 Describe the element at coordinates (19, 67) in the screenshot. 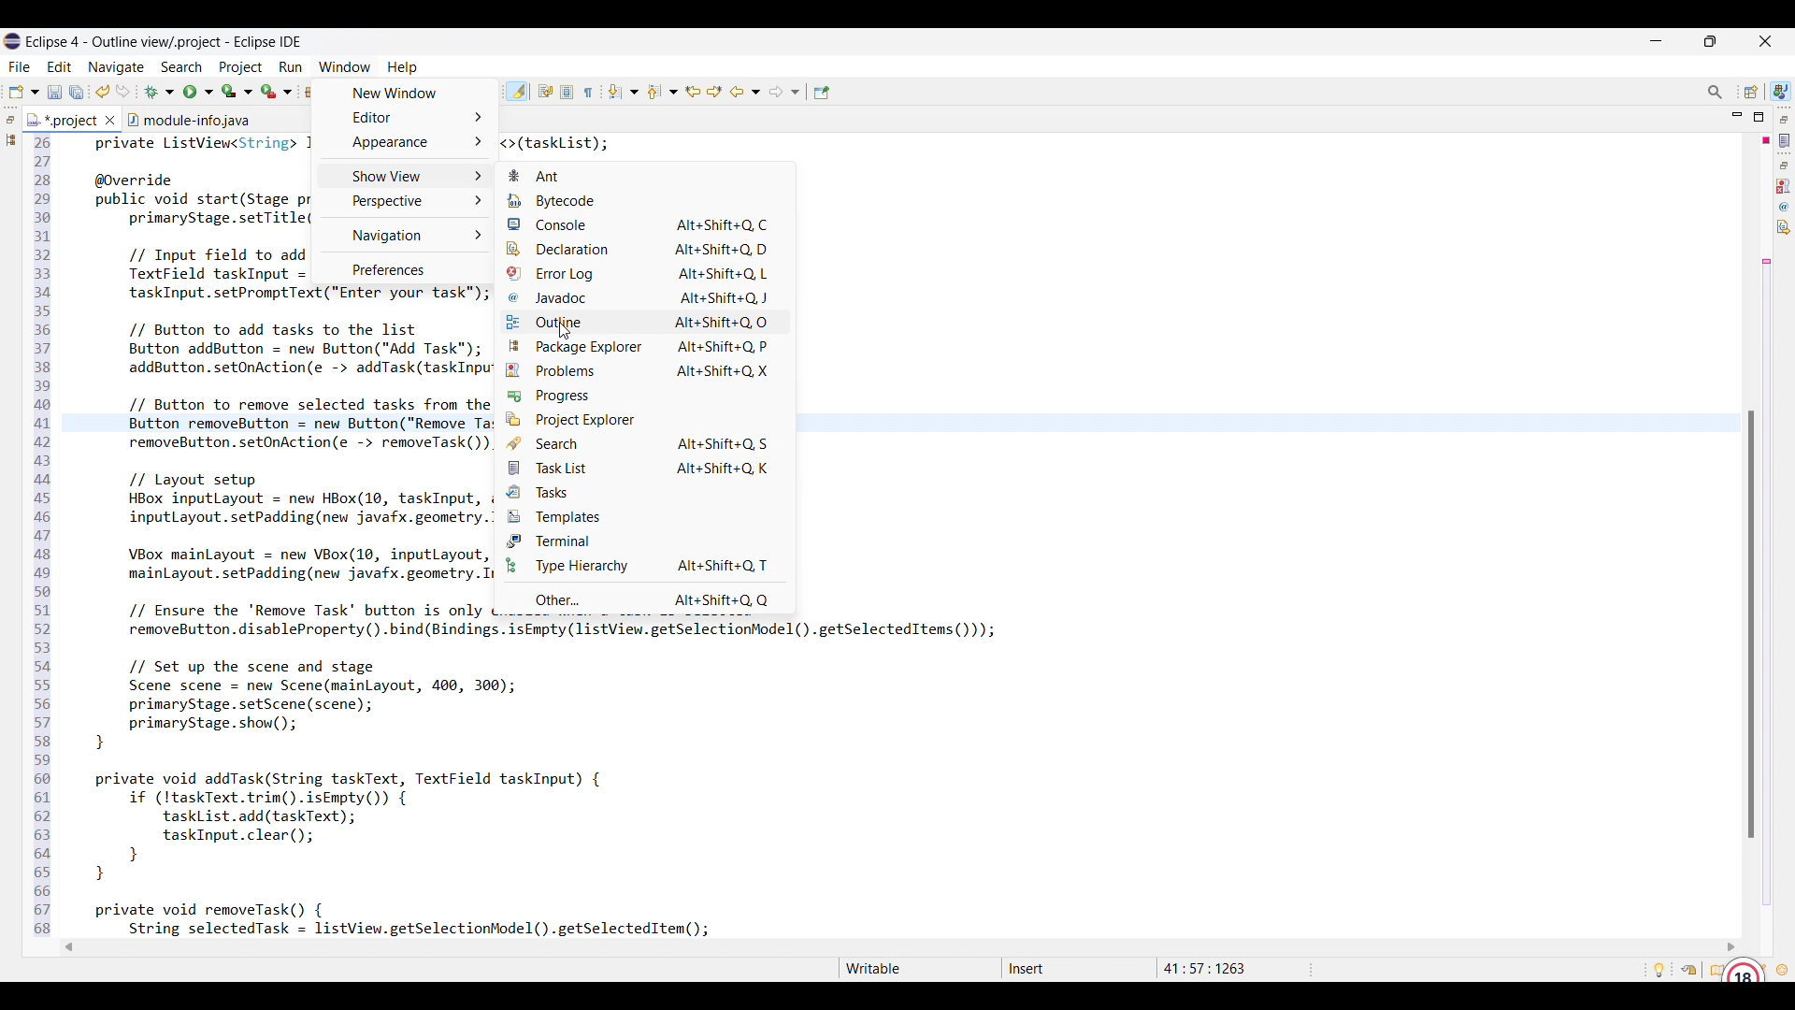

I see `File menu` at that location.